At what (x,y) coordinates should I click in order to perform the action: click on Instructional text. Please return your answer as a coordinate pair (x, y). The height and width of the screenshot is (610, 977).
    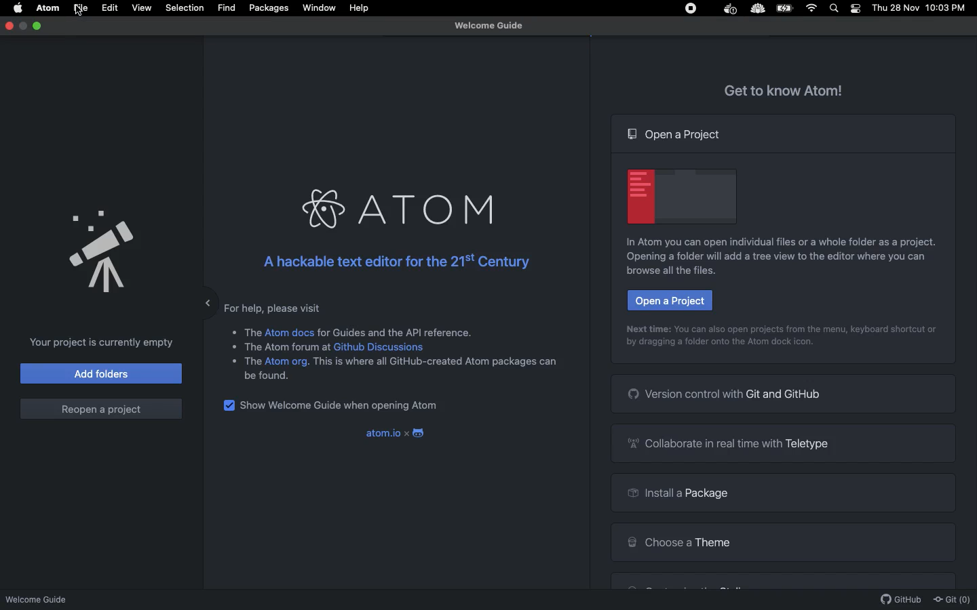
    Looking at the image, I should click on (773, 242).